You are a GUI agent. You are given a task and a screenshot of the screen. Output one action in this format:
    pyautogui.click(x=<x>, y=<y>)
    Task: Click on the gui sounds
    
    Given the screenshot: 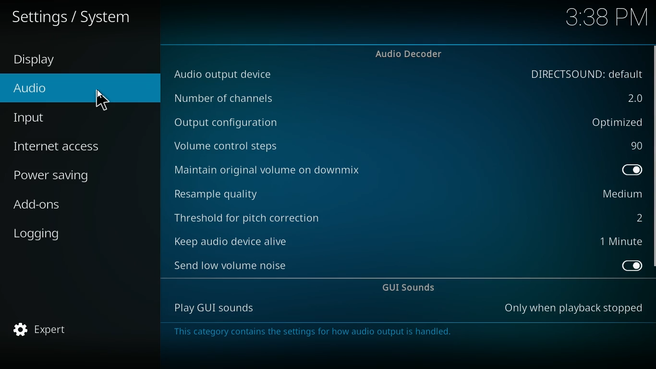 What is the action you would take?
    pyautogui.click(x=413, y=288)
    